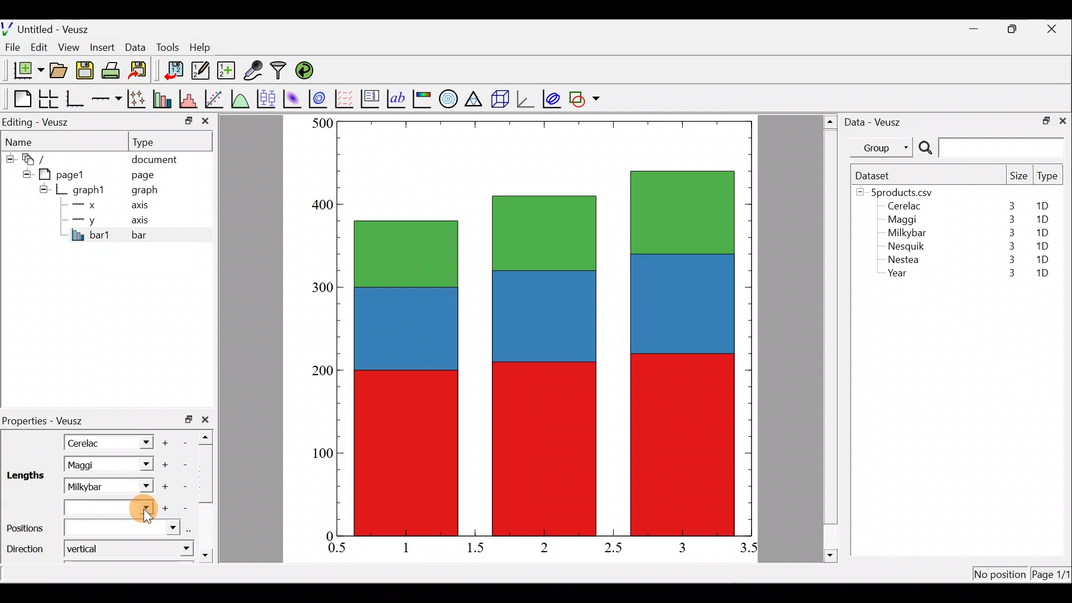  I want to click on Remove item, so click(183, 508).